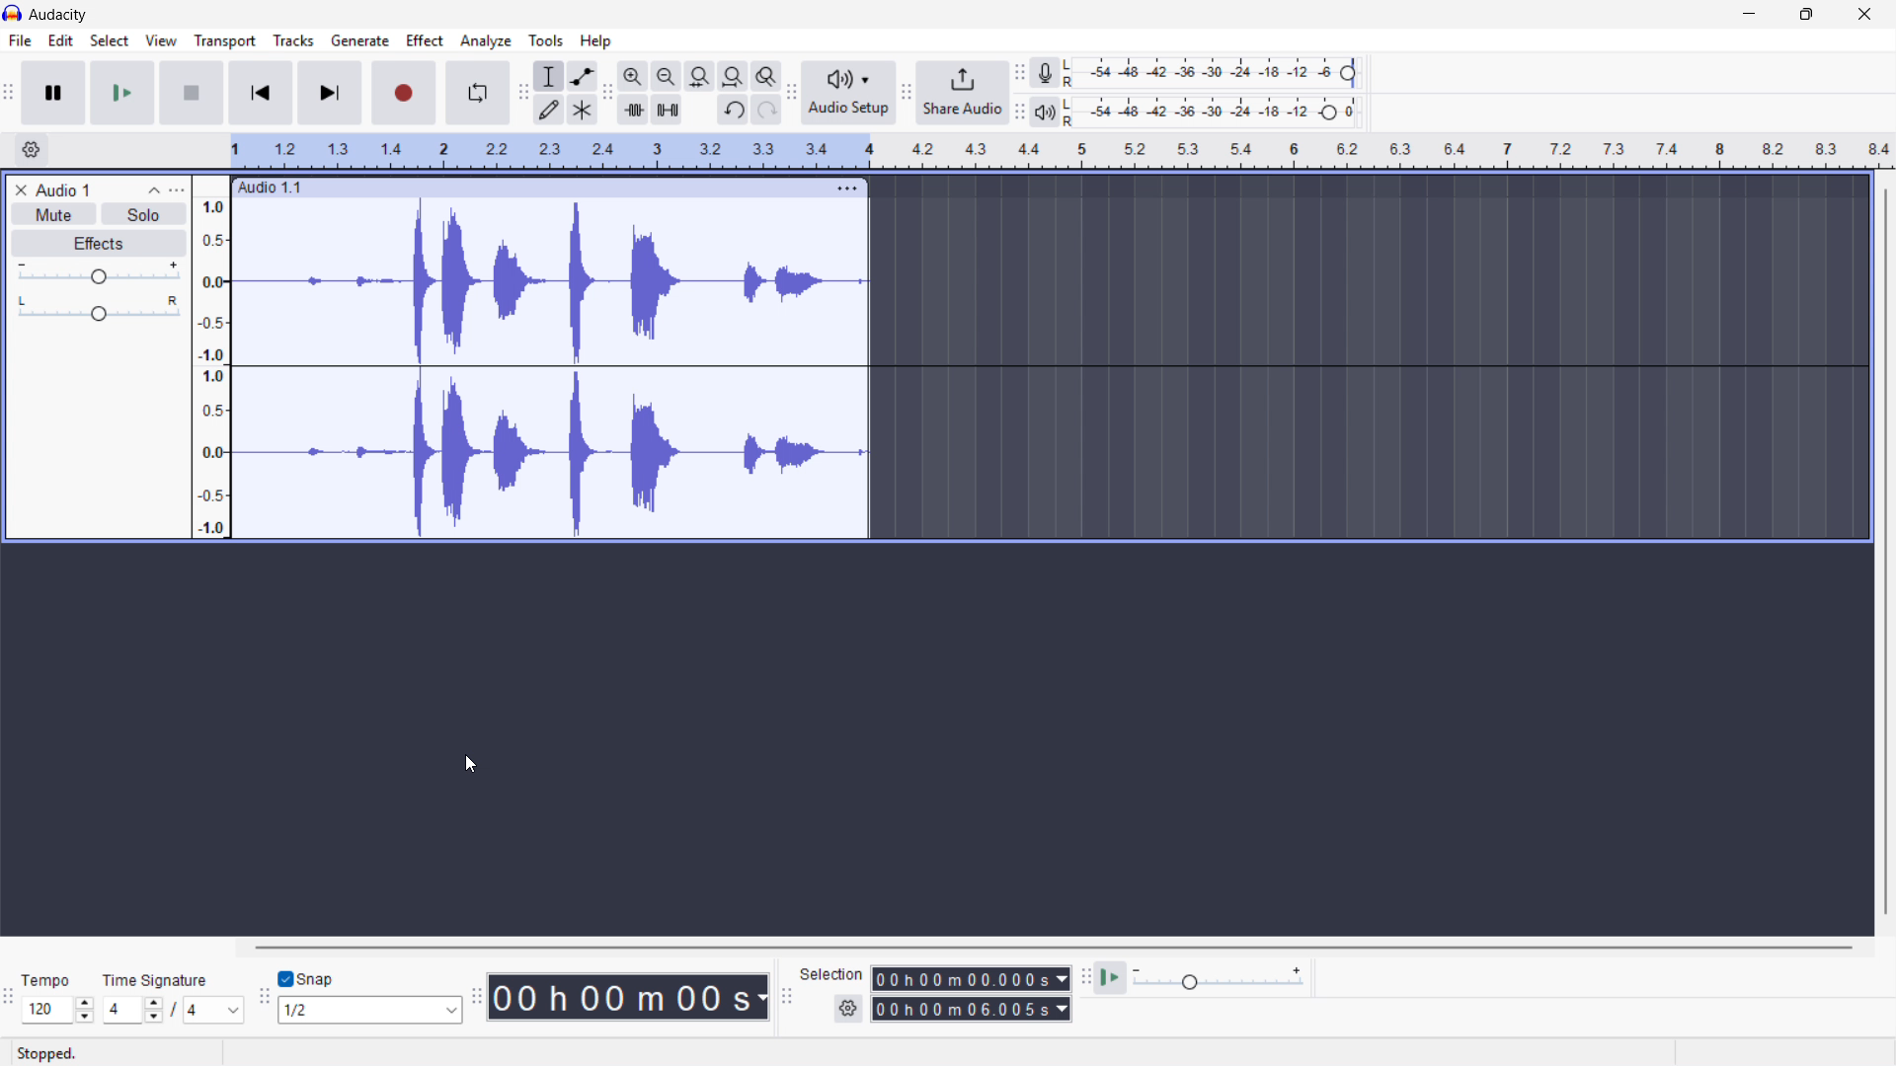 The height and width of the screenshot is (1066, 1896). Describe the element at coordinates (31, 151) in the screenshot. I see `Timeline settings ` at that location.